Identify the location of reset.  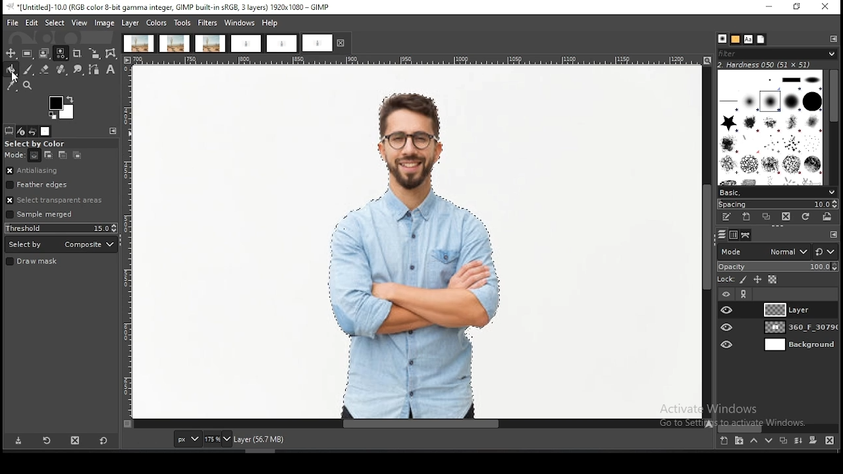
(103, 439).